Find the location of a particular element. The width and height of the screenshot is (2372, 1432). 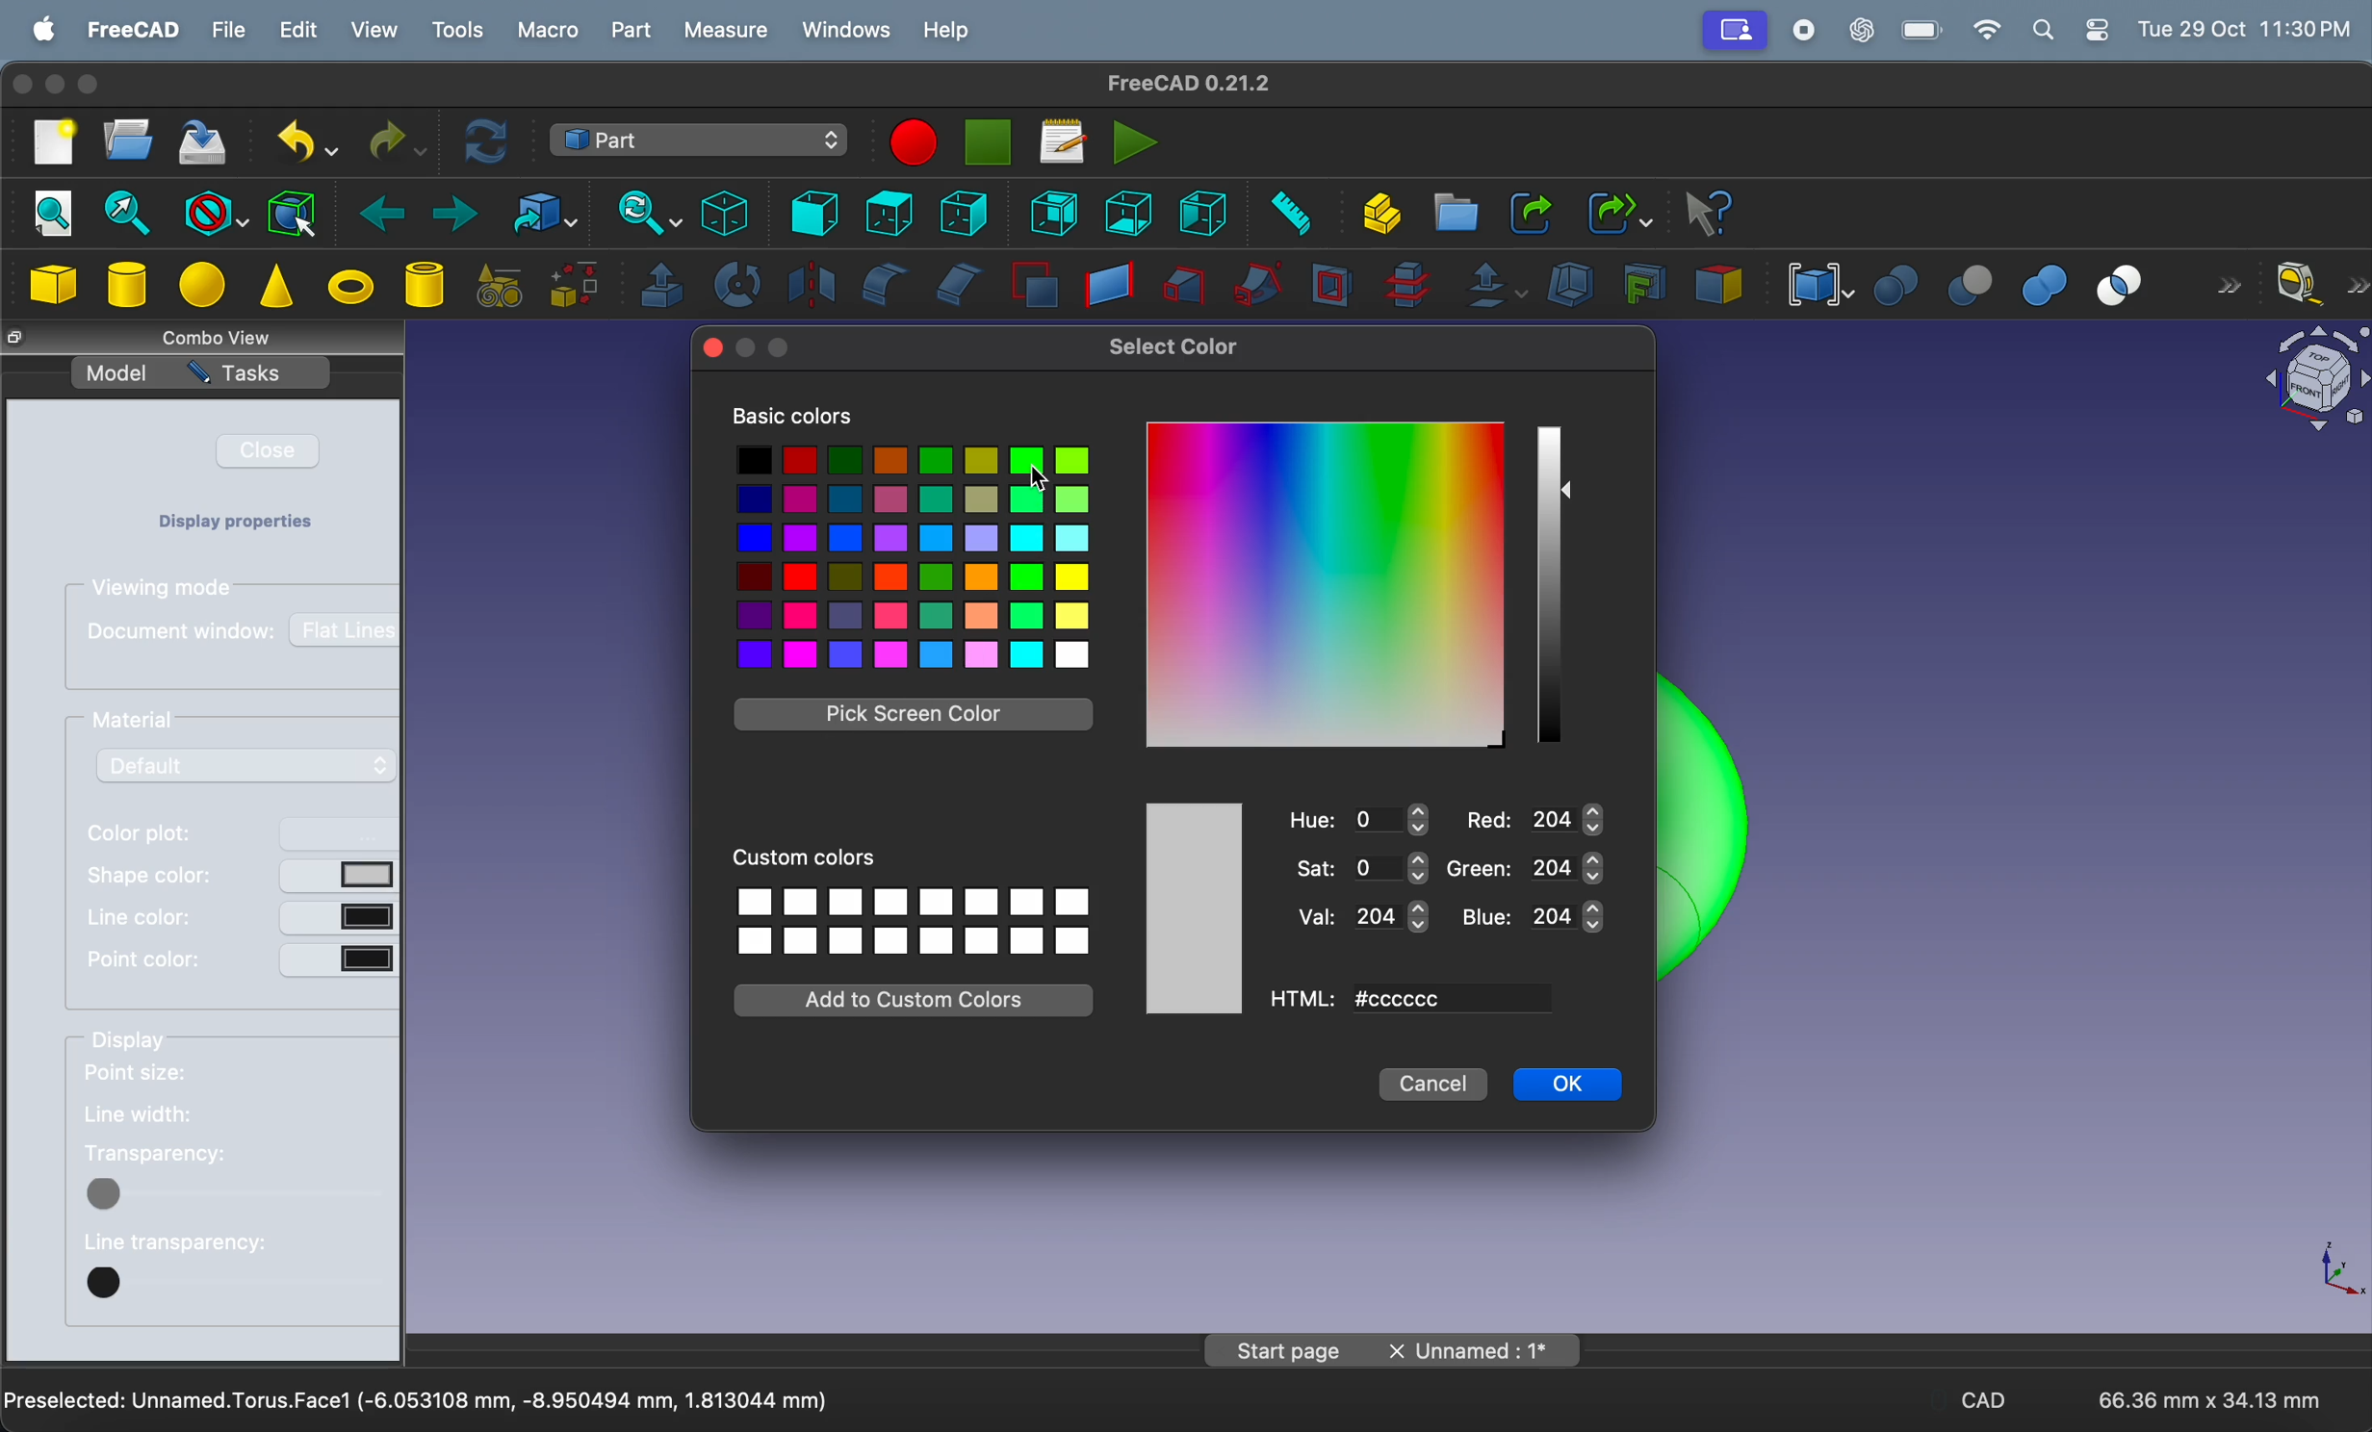

chamfer is located at coordinates (960, 285).